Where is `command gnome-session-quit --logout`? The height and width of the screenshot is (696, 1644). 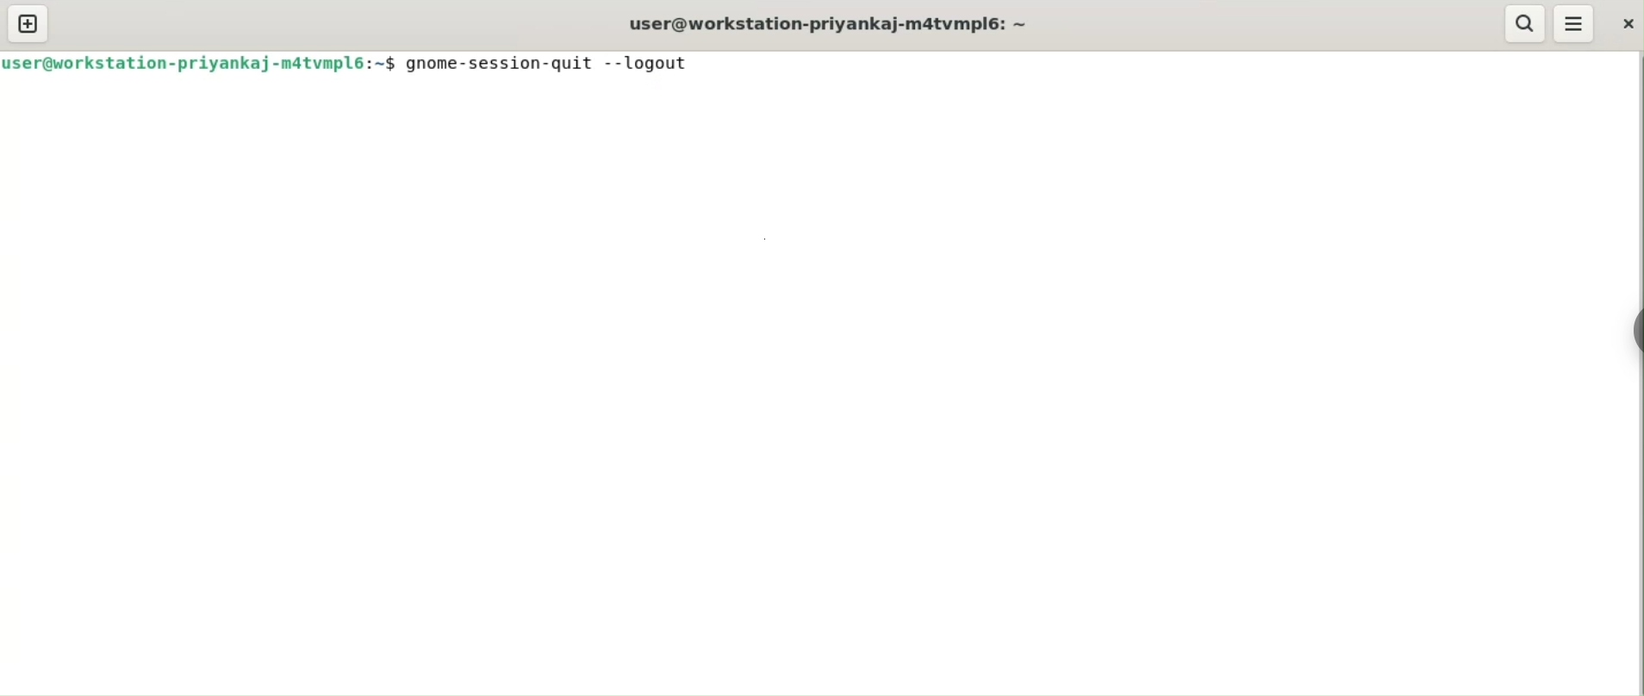 command gnome-session-quit --logout is located at coordinates (553, 64).